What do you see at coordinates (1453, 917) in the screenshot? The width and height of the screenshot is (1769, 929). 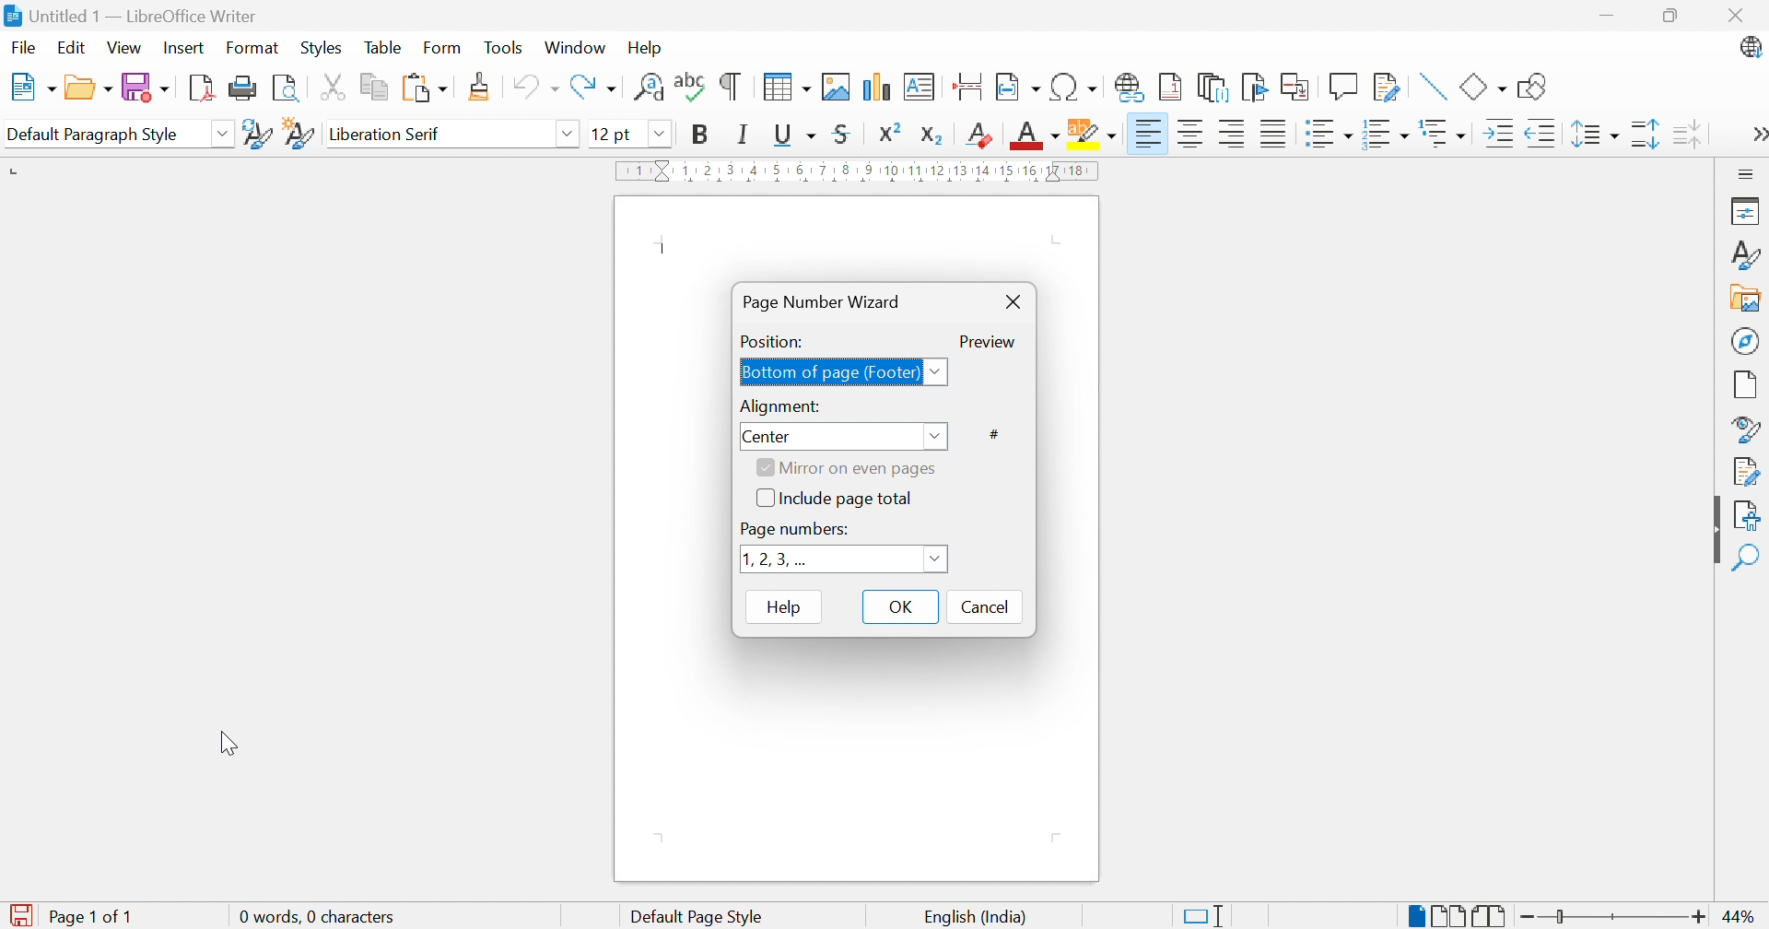 I see `Multiple-page view` at bounding box center [1453, 917].